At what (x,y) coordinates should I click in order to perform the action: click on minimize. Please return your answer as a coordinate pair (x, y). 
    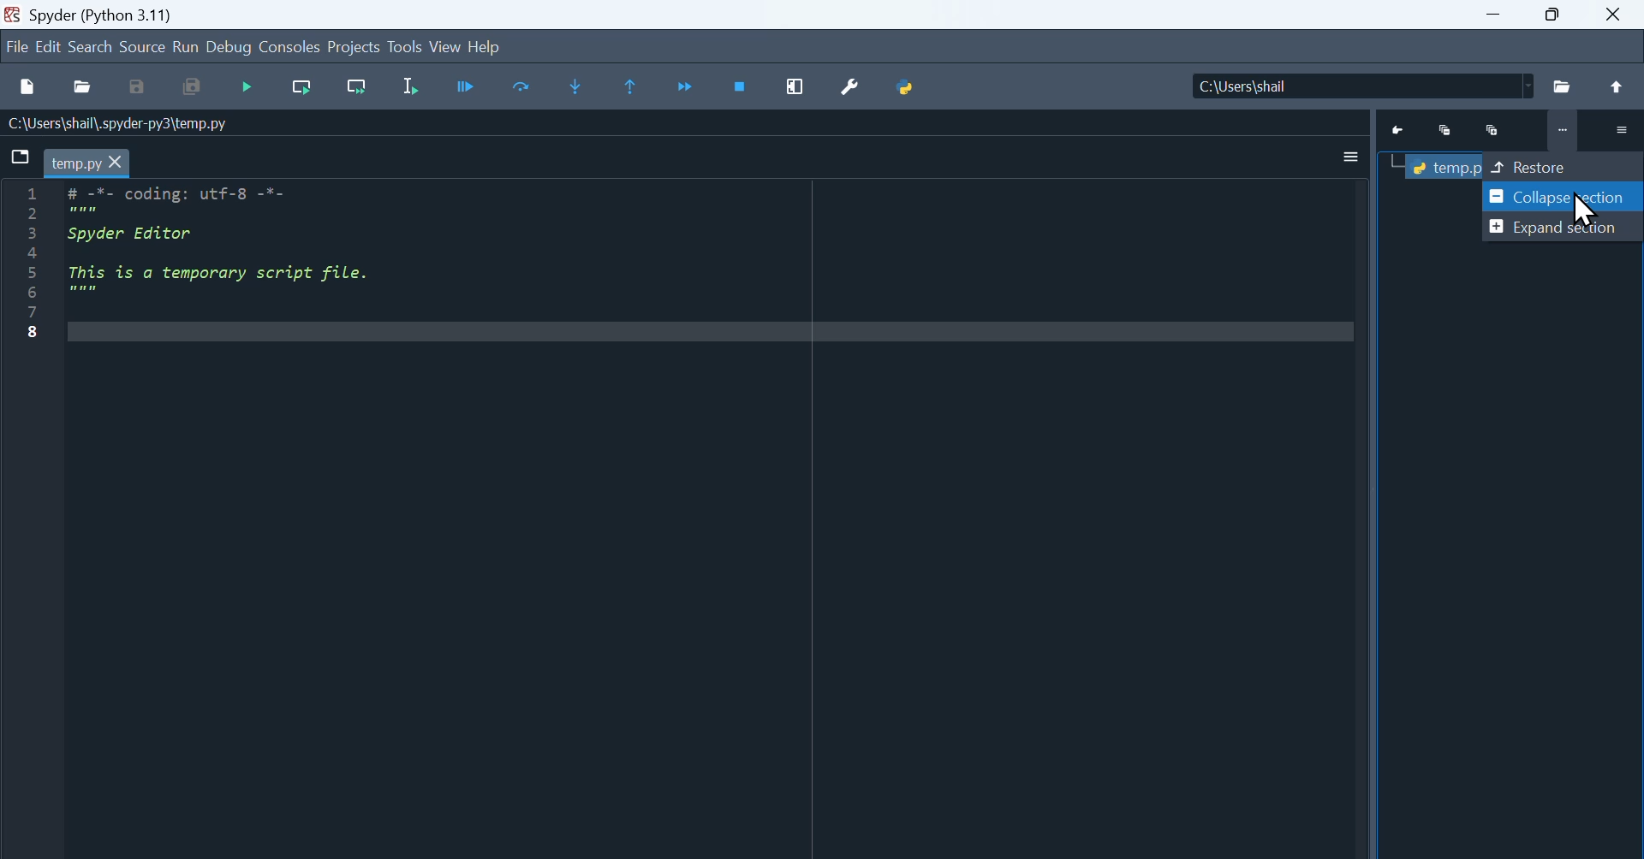
    Looking at the image, I should click on (1492, 15).